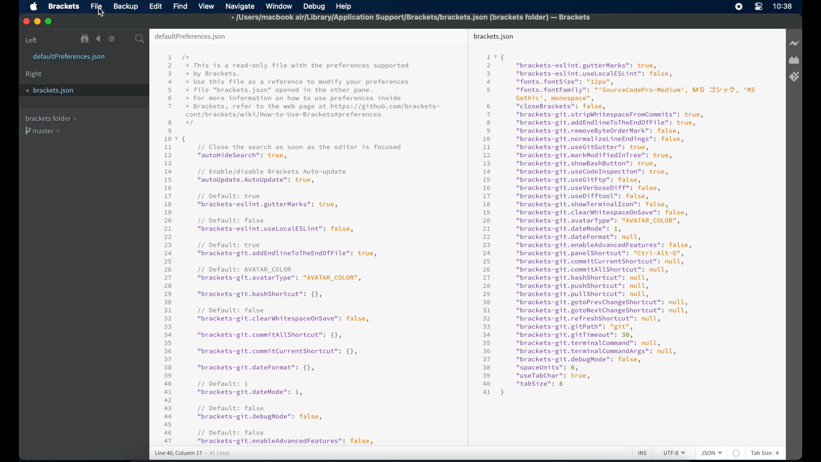 Image resolution: width=821 pixels, height=462 pixels. What do you see at coordinates (619, 225) in the screenshot?
I see `json syntax` at bounding box center [619, 225].